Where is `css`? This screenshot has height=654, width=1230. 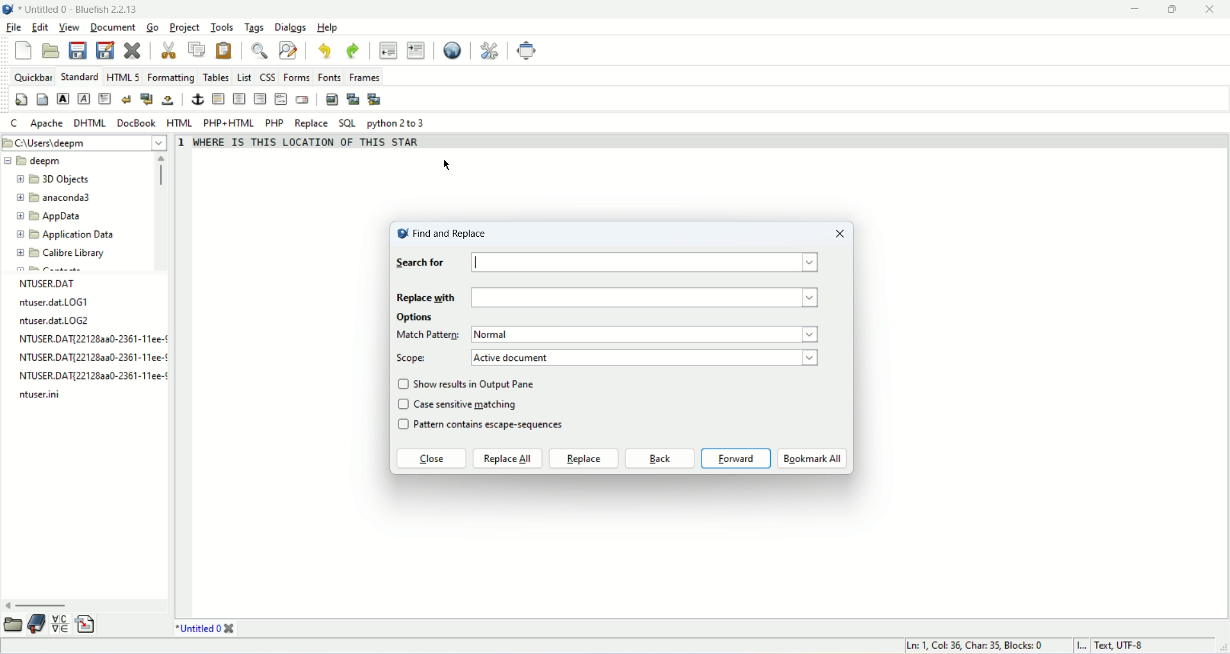 css is located at coordinates (267, 77).